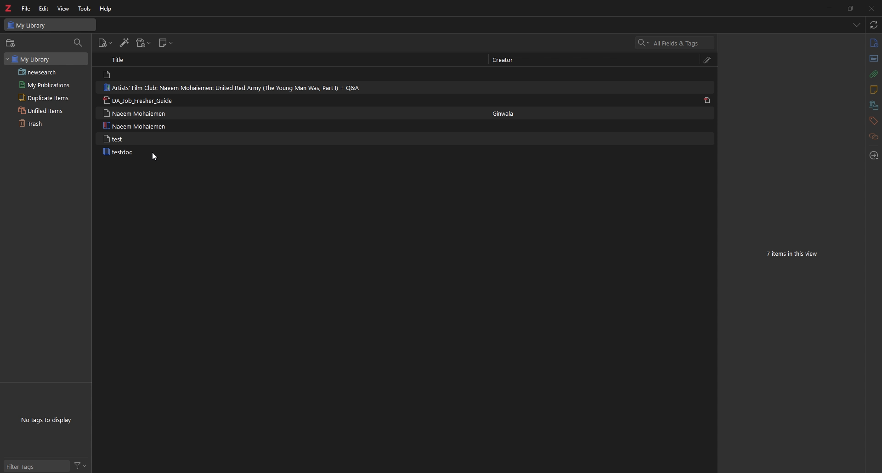  Describe the element at coordinates (122, 60) in the screenshot. I see `Title` at that location.